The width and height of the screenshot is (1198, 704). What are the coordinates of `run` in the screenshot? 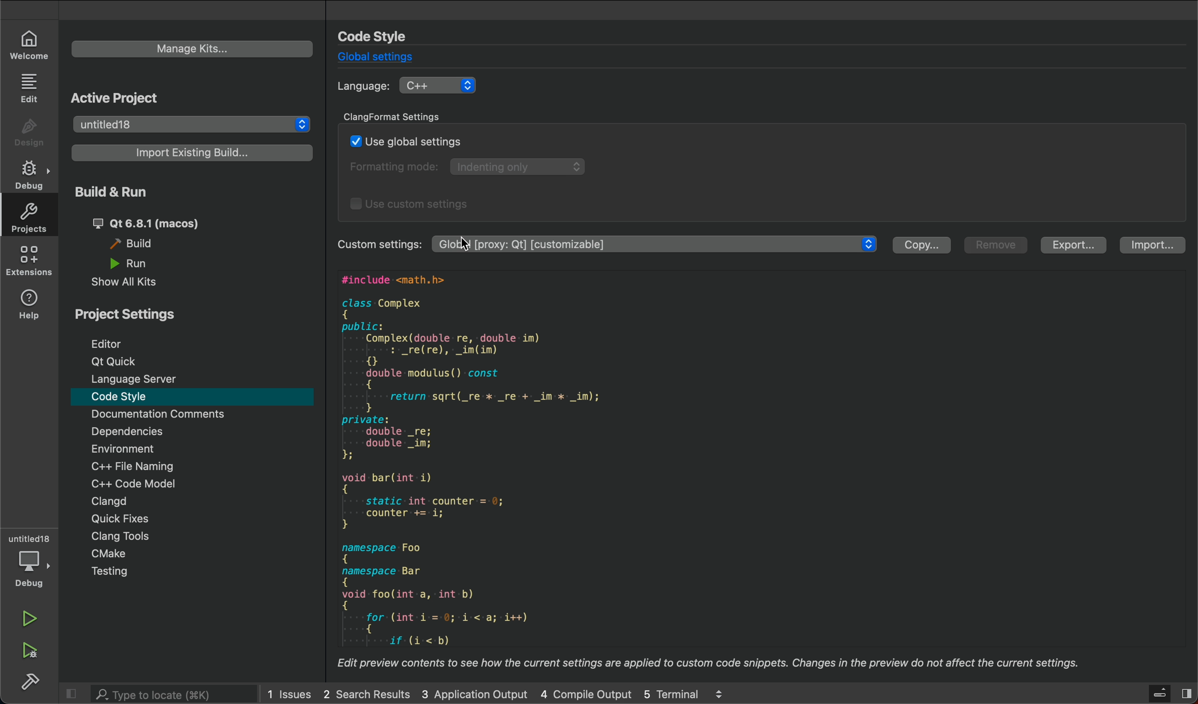 It's located at (32, 618).